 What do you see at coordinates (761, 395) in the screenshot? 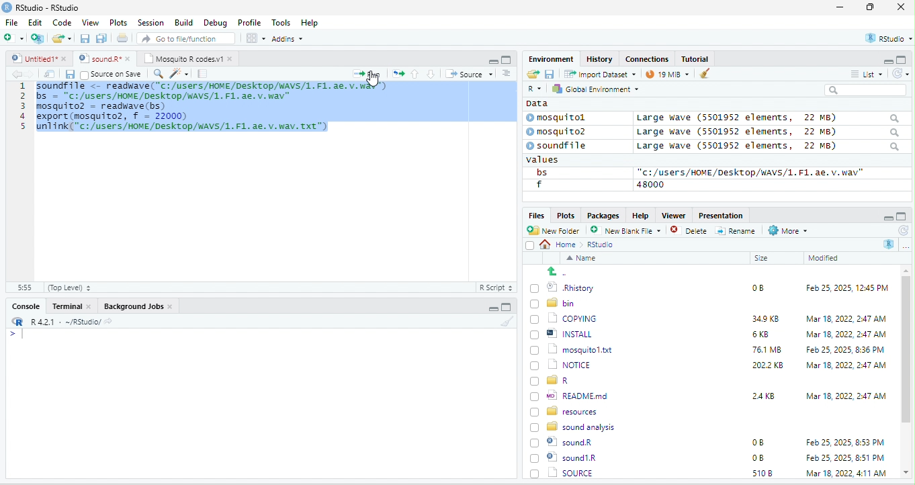
I see `24KB` at bounding box center [761, 395].